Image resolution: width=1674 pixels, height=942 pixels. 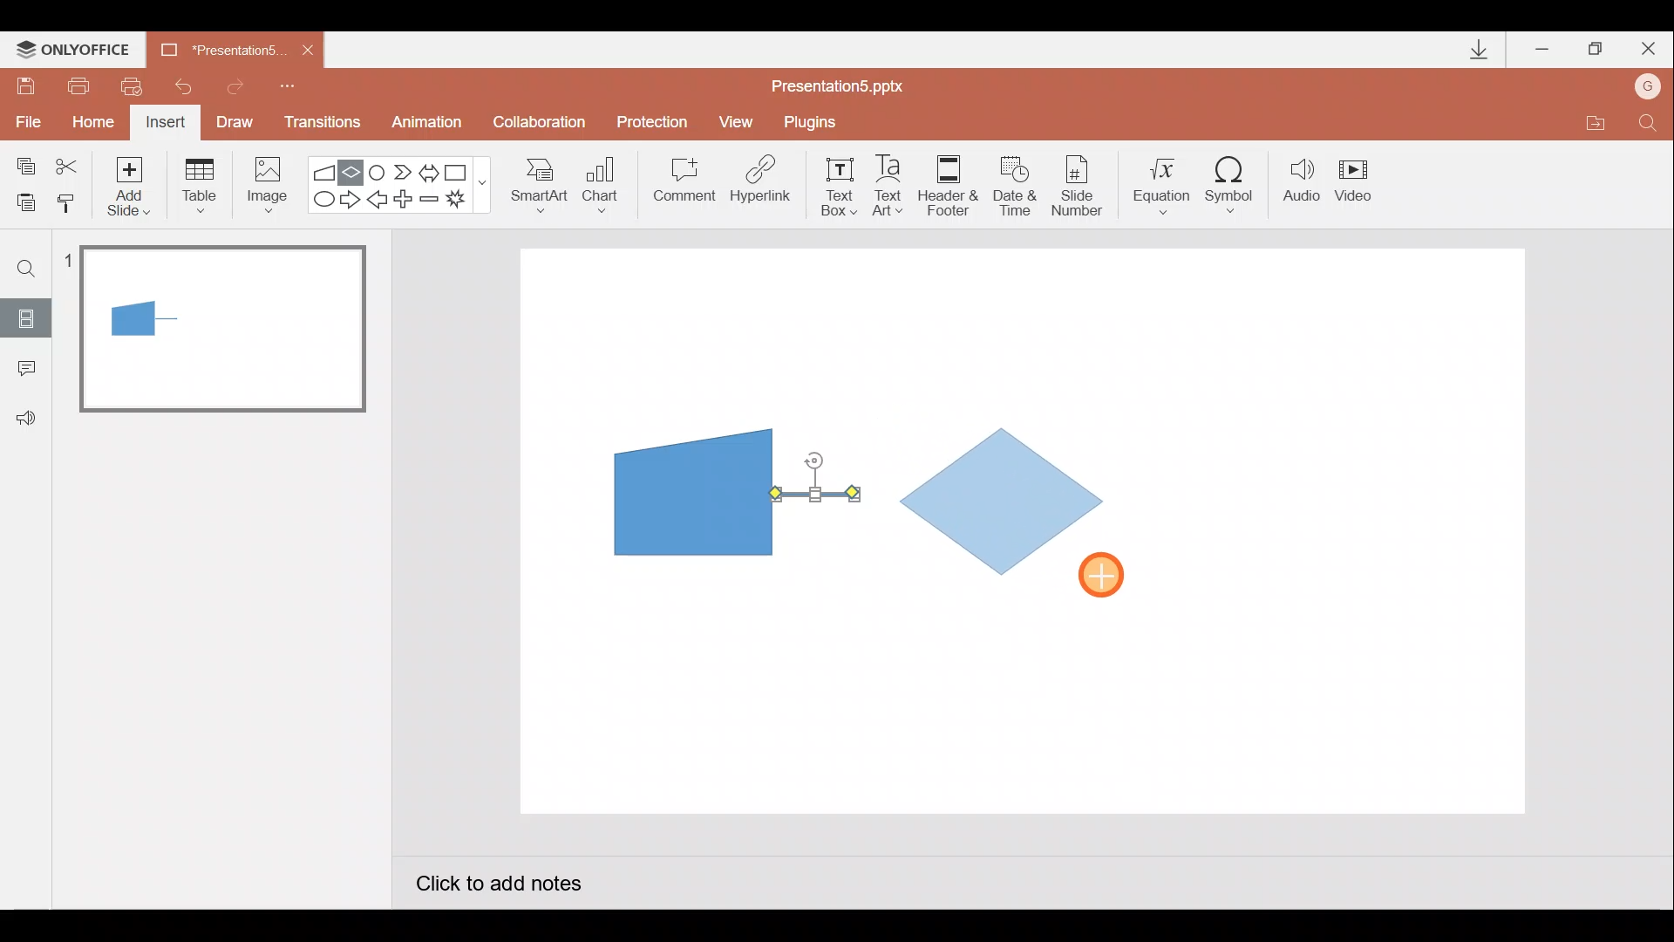 I want to click on View, so click(x=738, y=120).